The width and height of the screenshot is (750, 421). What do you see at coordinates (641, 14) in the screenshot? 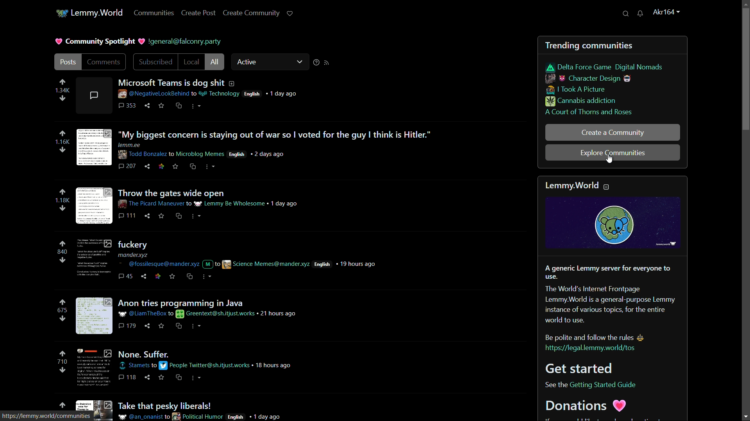
I see `unread messages` at bounding box center [641, 14].